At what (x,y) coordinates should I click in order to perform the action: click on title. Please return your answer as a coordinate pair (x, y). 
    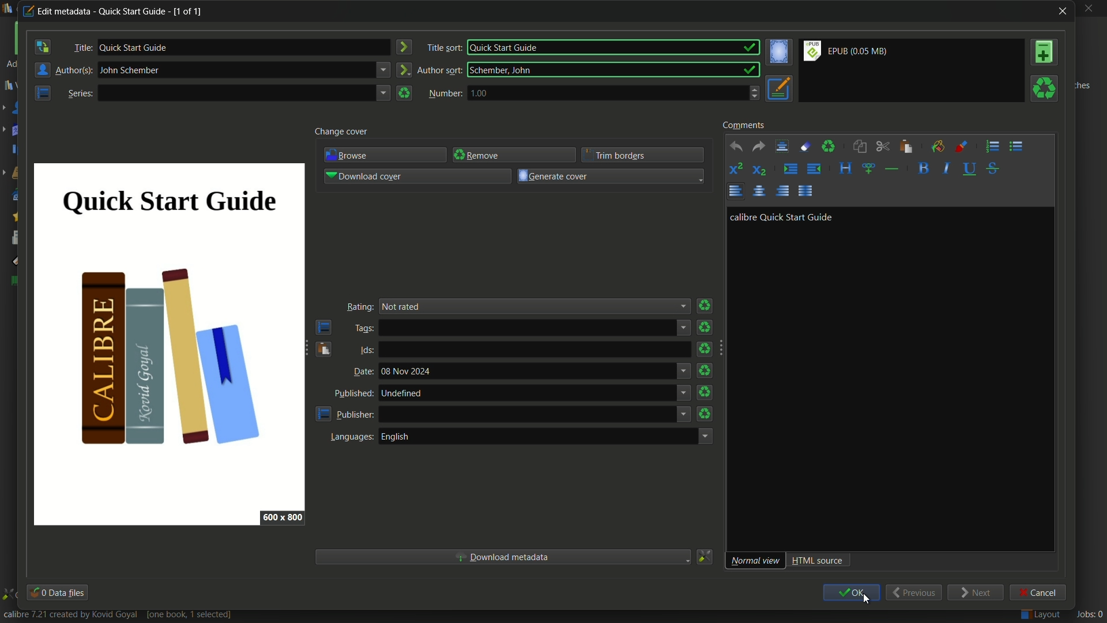
    Looking at the image, I should click on (136, 48).